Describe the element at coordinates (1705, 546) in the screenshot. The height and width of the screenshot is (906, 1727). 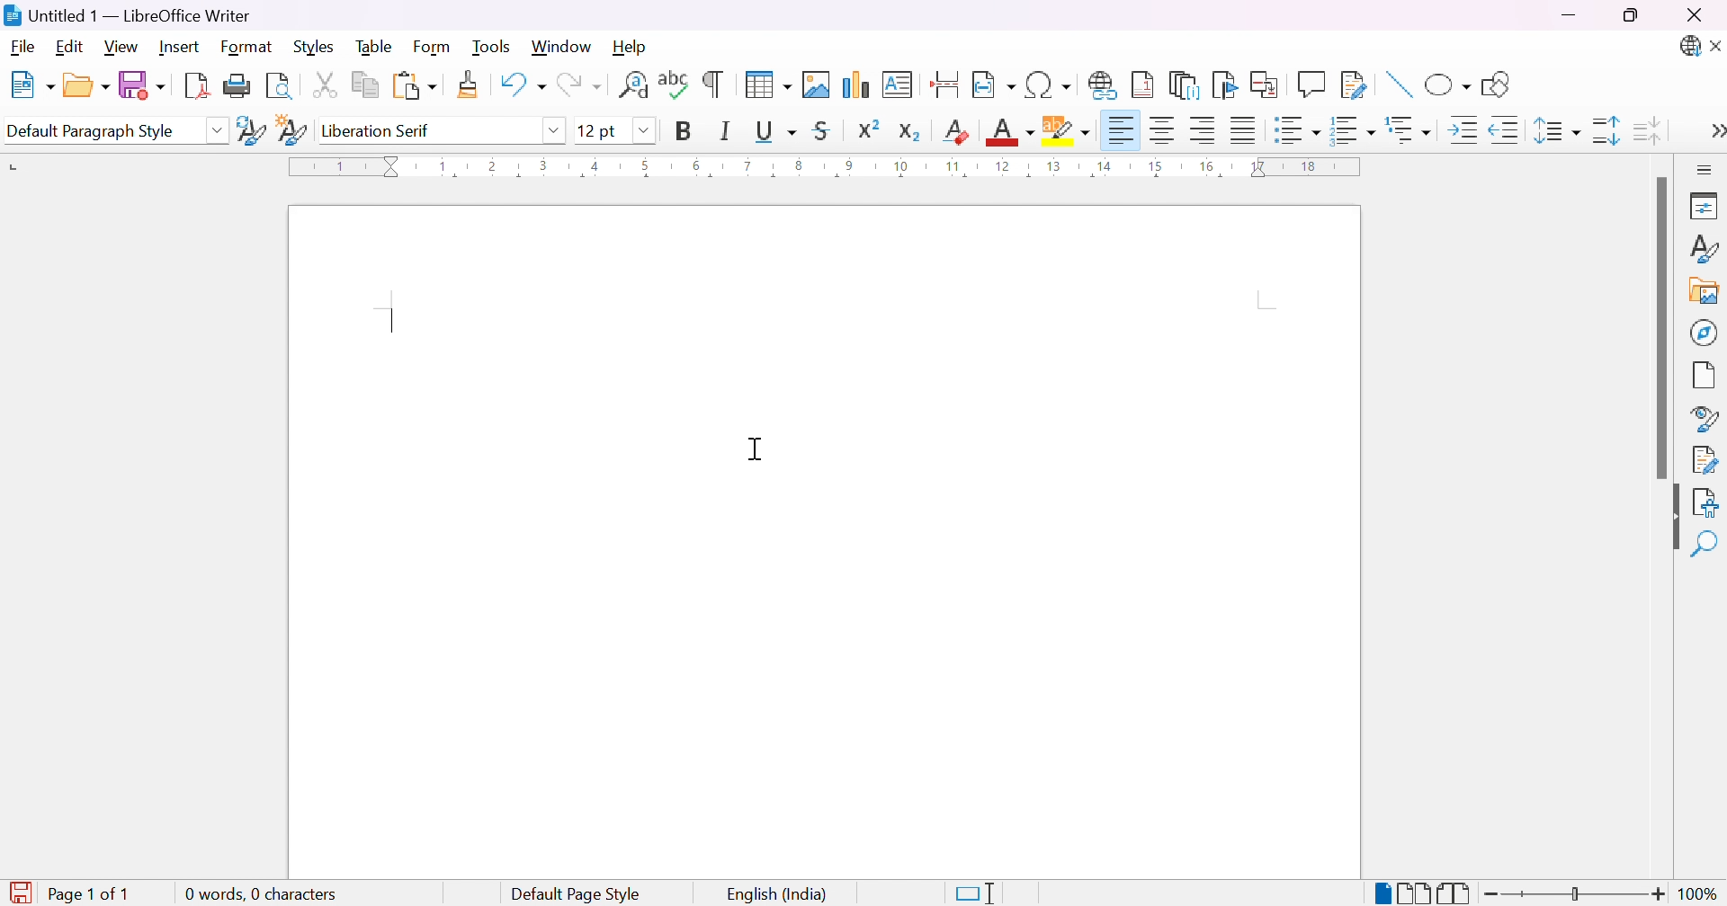
I see `Find` at that location.